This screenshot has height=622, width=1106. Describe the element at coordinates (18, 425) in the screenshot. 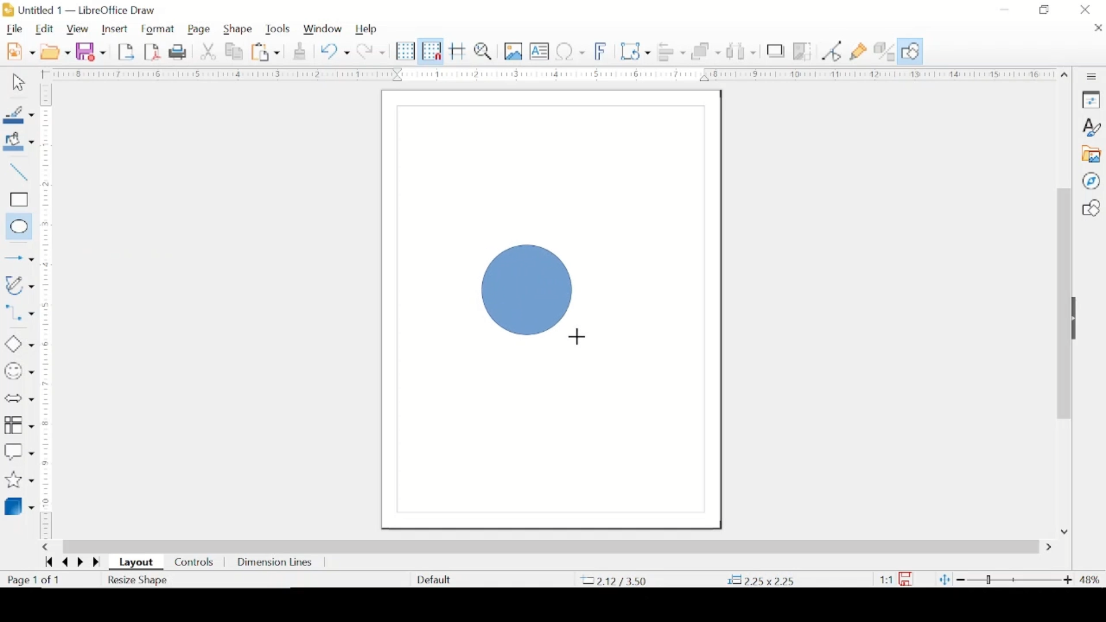

I see `flowchart` at that location.